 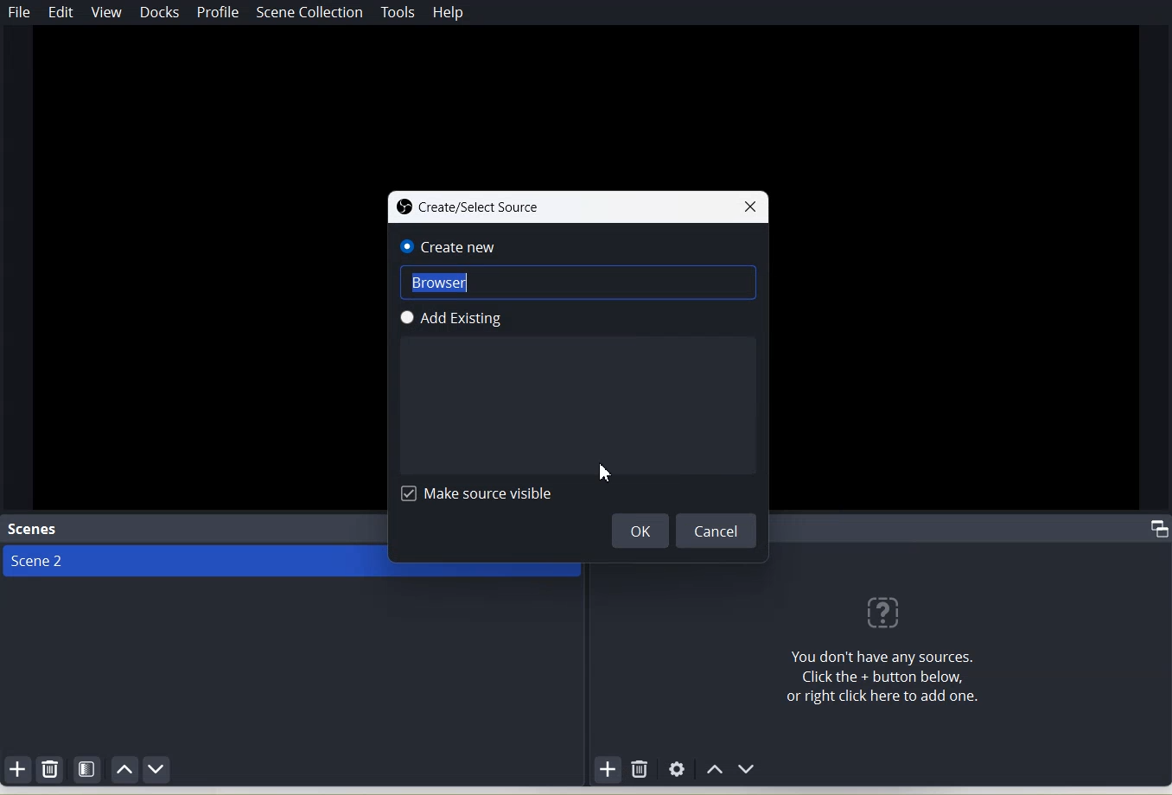 What do you see at coordinates (877, 642) in the screenshot?
I see `You don't have any sources.
Click the + button below,
or right click here to add one.` at bounding box center [877, 642].